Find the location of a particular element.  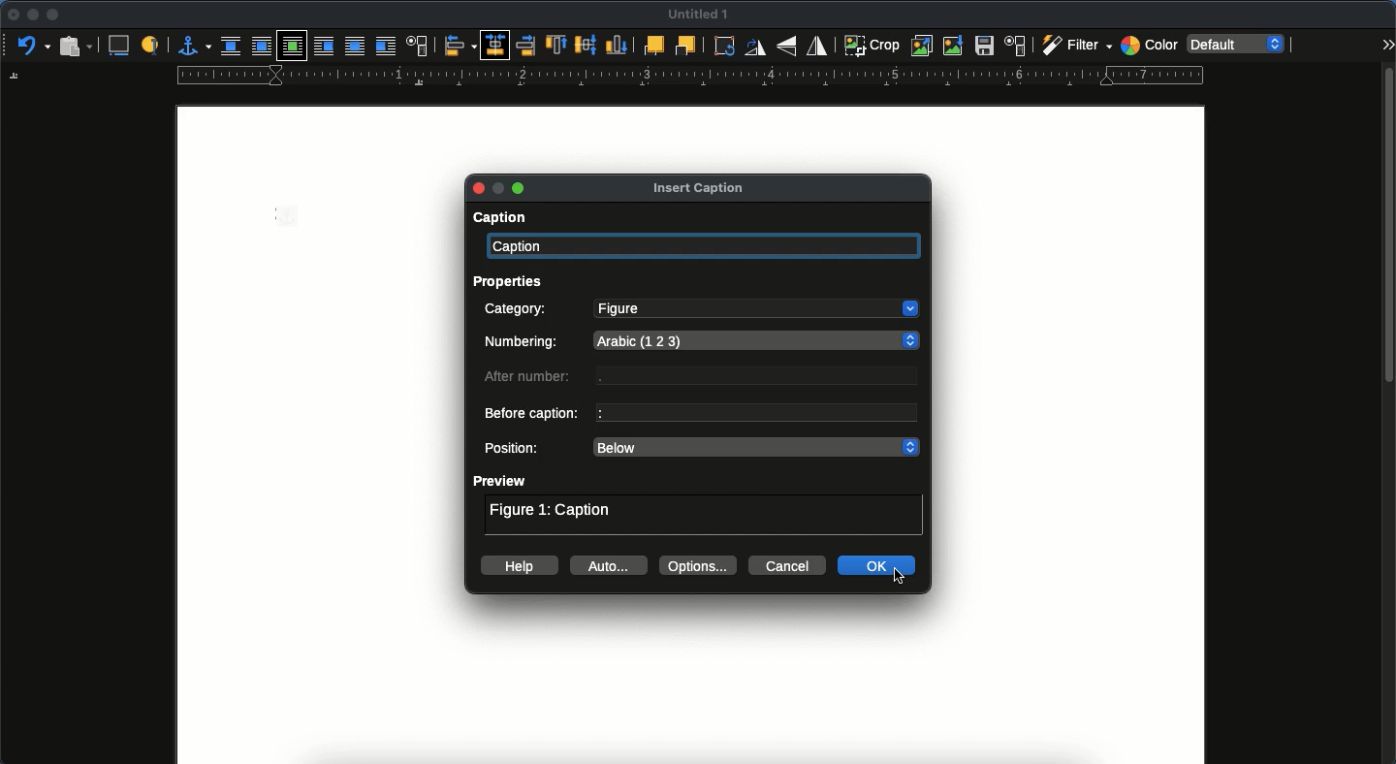

insert caption is located at coordinates (119, 46).